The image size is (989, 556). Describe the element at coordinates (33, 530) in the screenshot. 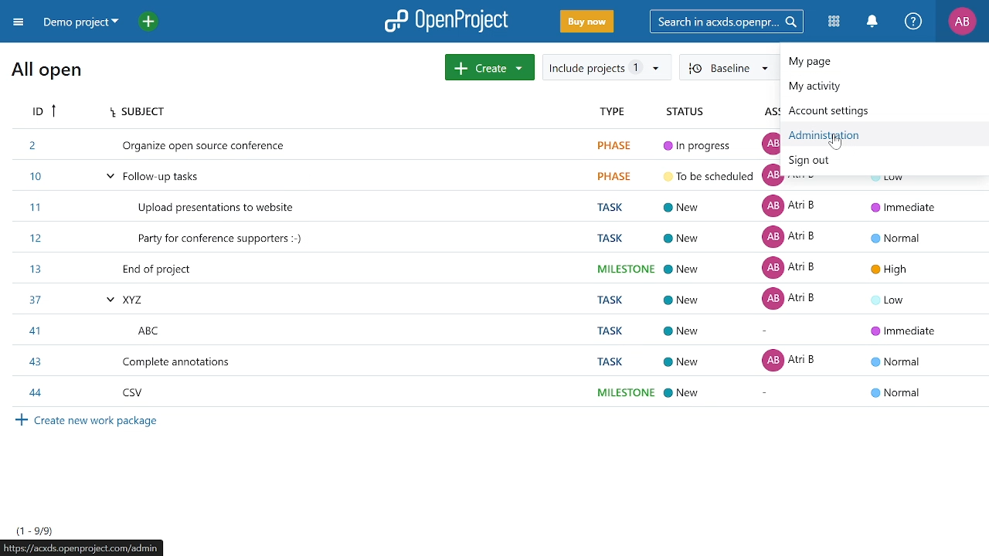

I see `Currently showing` at that location.